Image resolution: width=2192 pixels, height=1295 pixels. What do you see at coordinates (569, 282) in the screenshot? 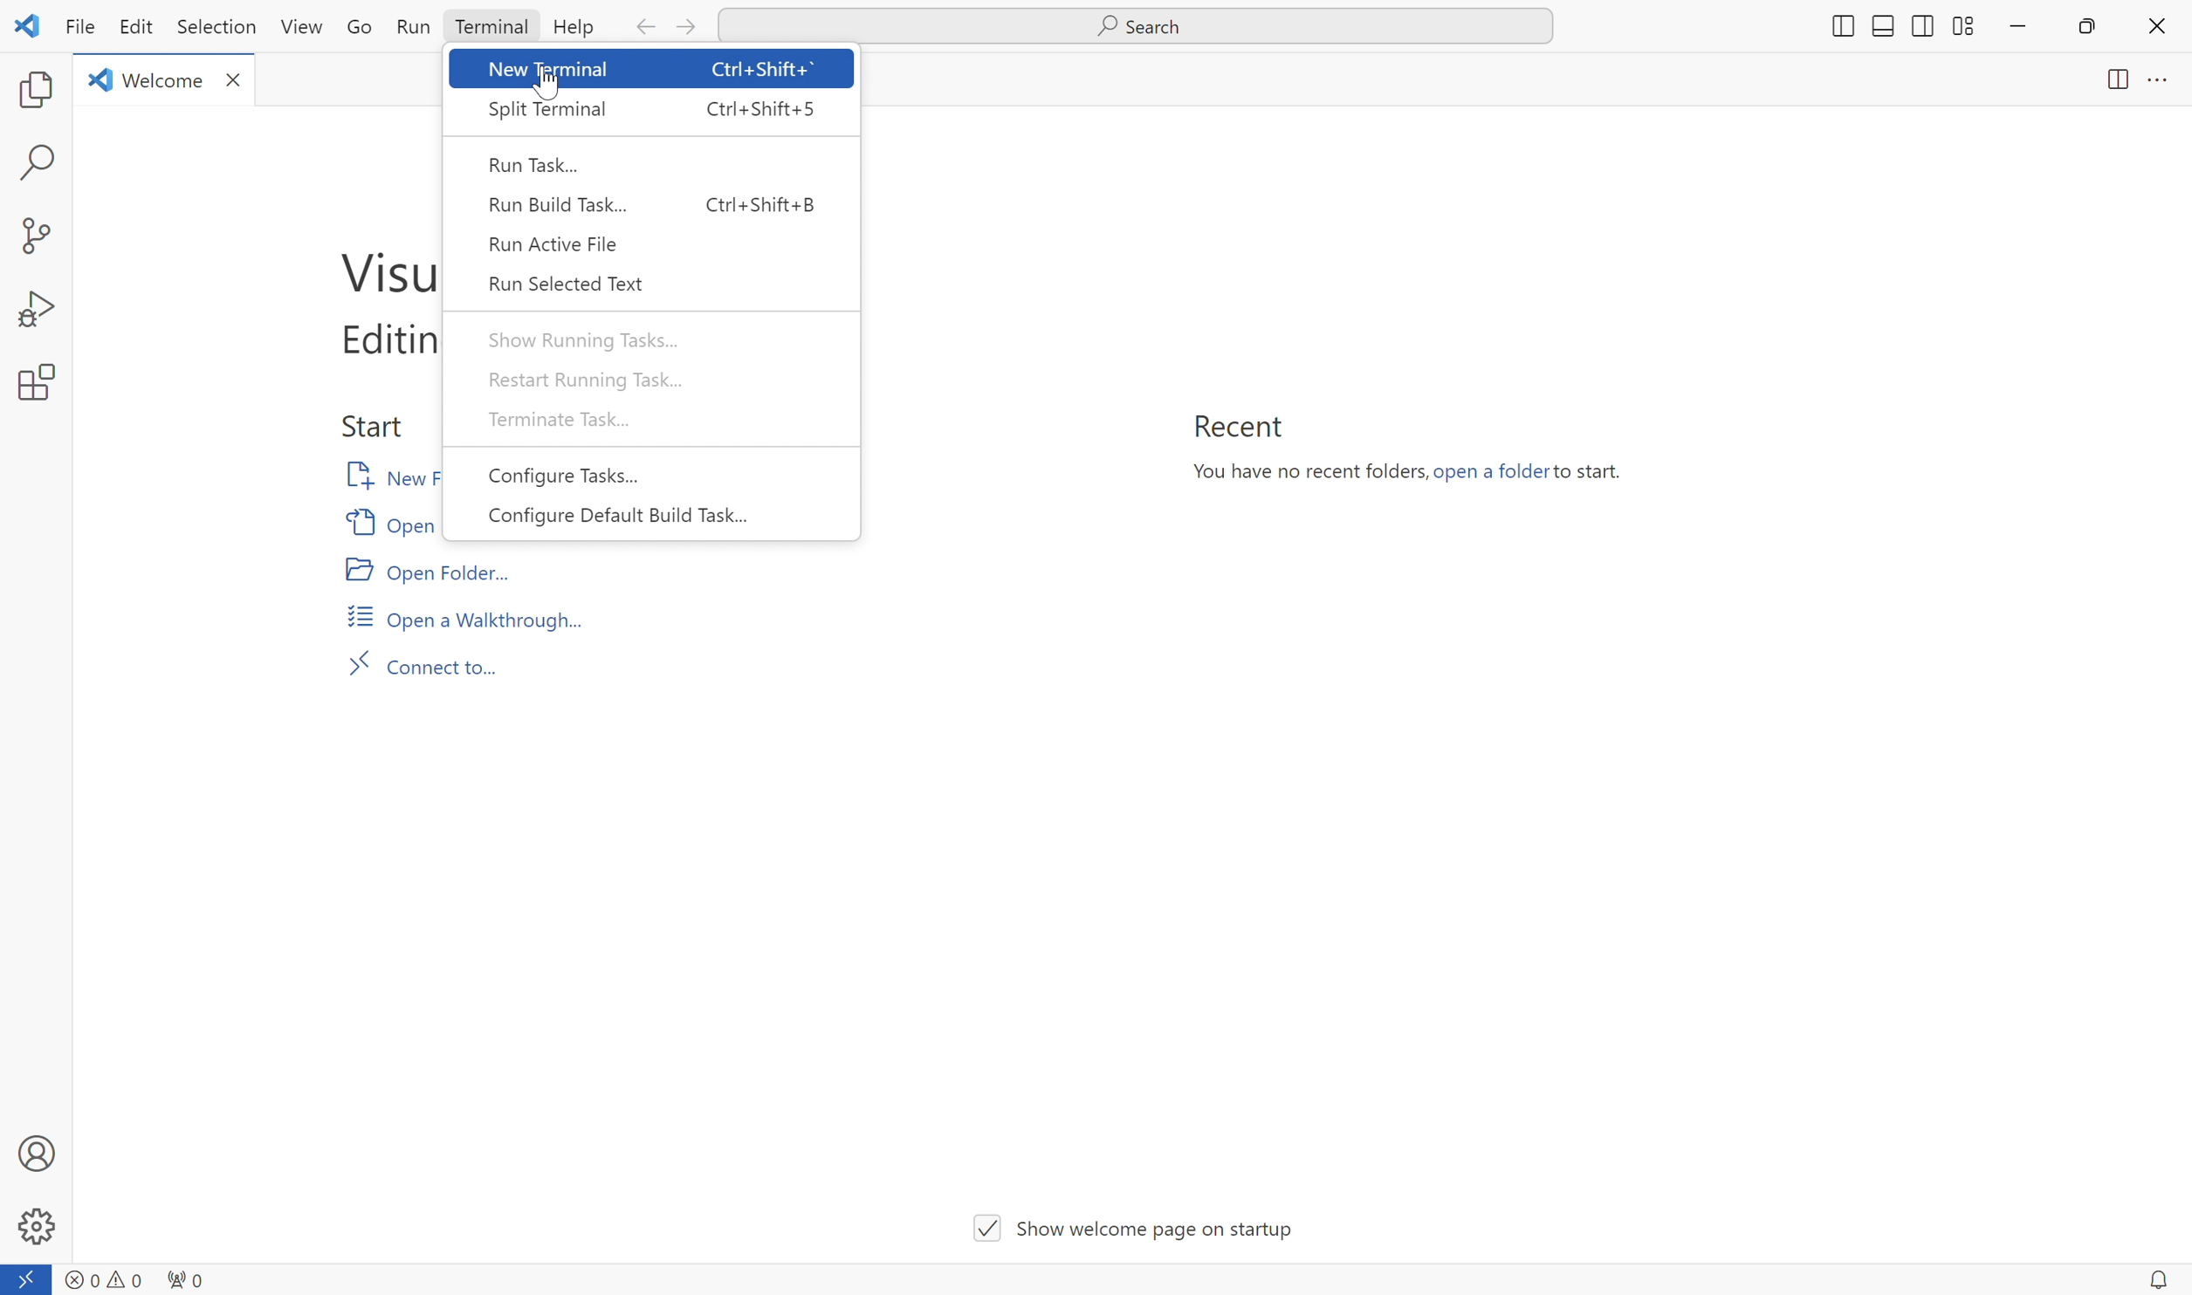
I see `Run Selected Text` at bounding box center [569, 282].